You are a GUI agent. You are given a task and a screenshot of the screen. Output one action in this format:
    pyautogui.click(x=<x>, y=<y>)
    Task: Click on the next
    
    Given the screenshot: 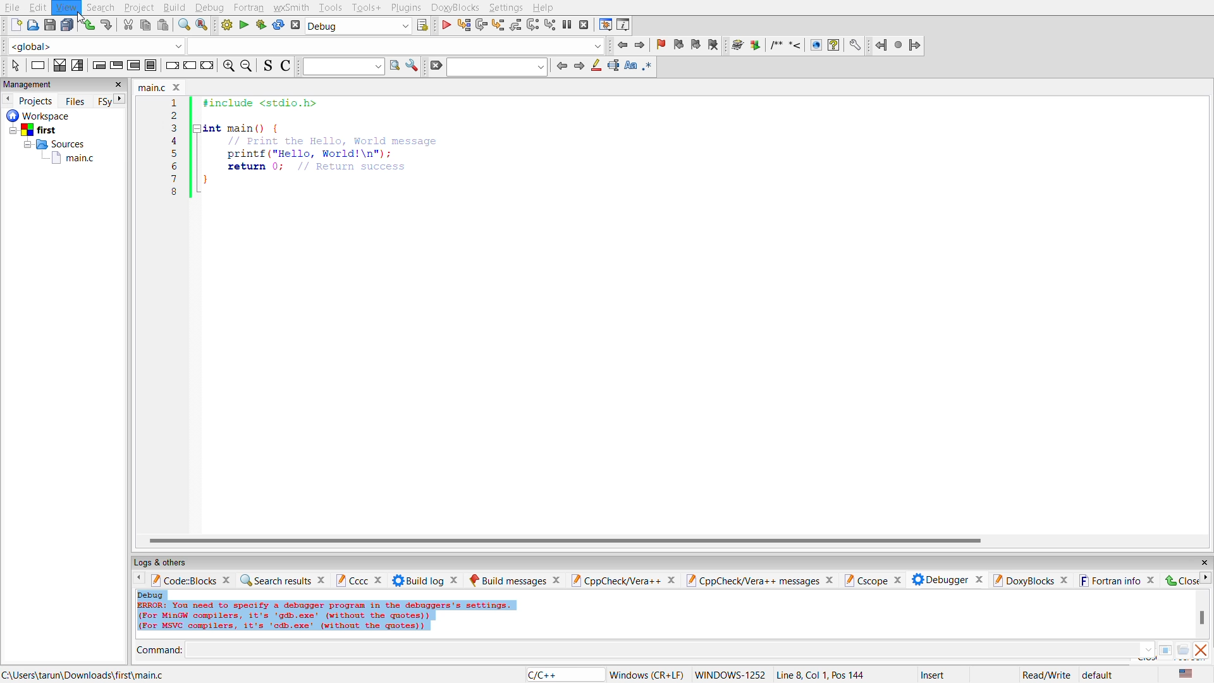 What is the action you would take?
    pyautogui.click(x=1206, y=579)
    